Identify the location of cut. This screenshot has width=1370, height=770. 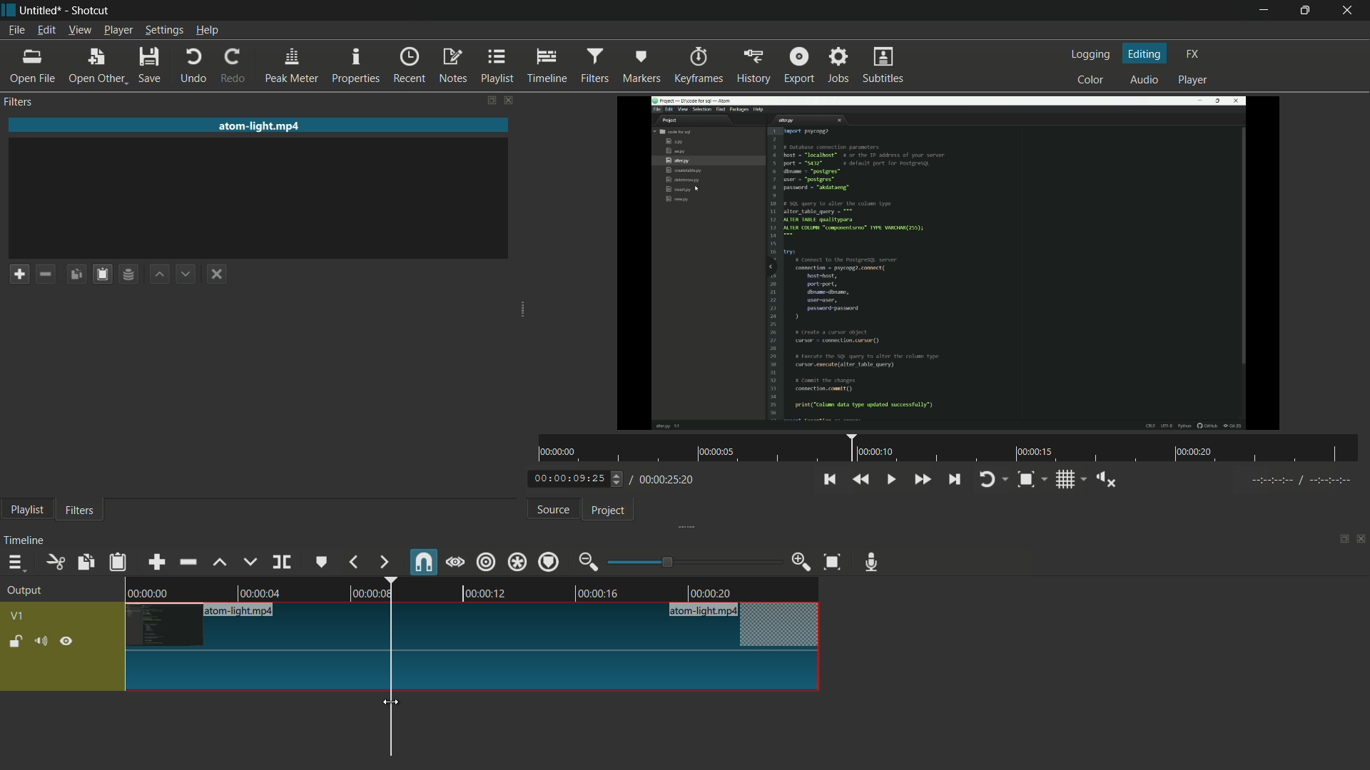
(56, 562).